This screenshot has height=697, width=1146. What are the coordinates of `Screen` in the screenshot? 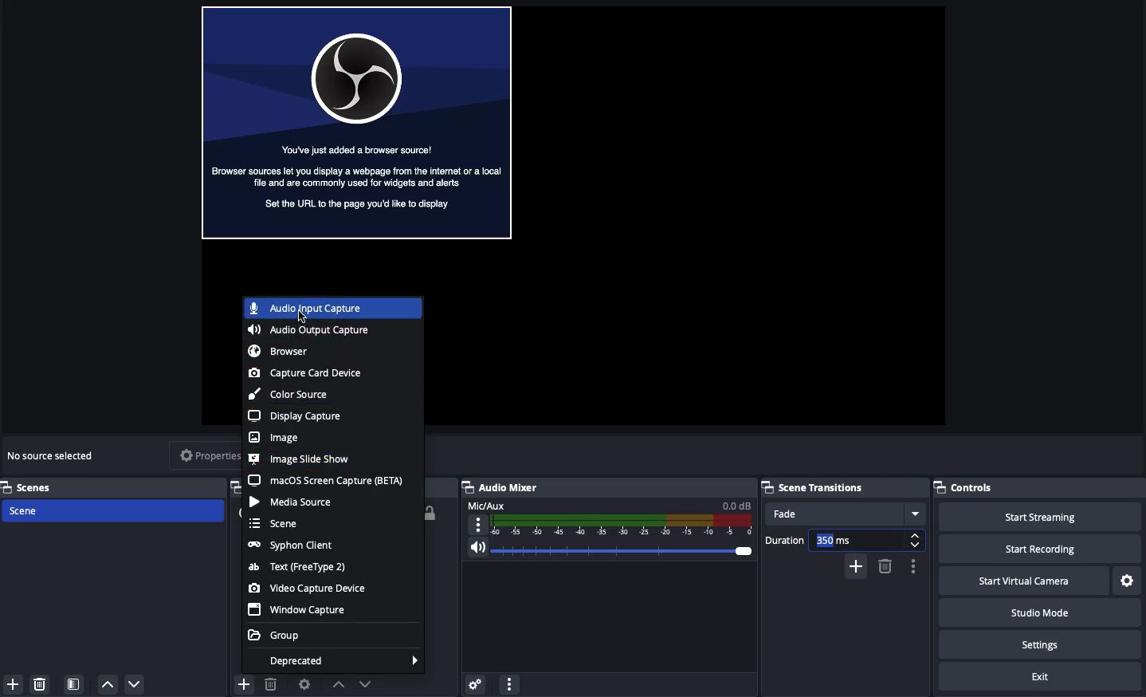 It's located at (359, 124).